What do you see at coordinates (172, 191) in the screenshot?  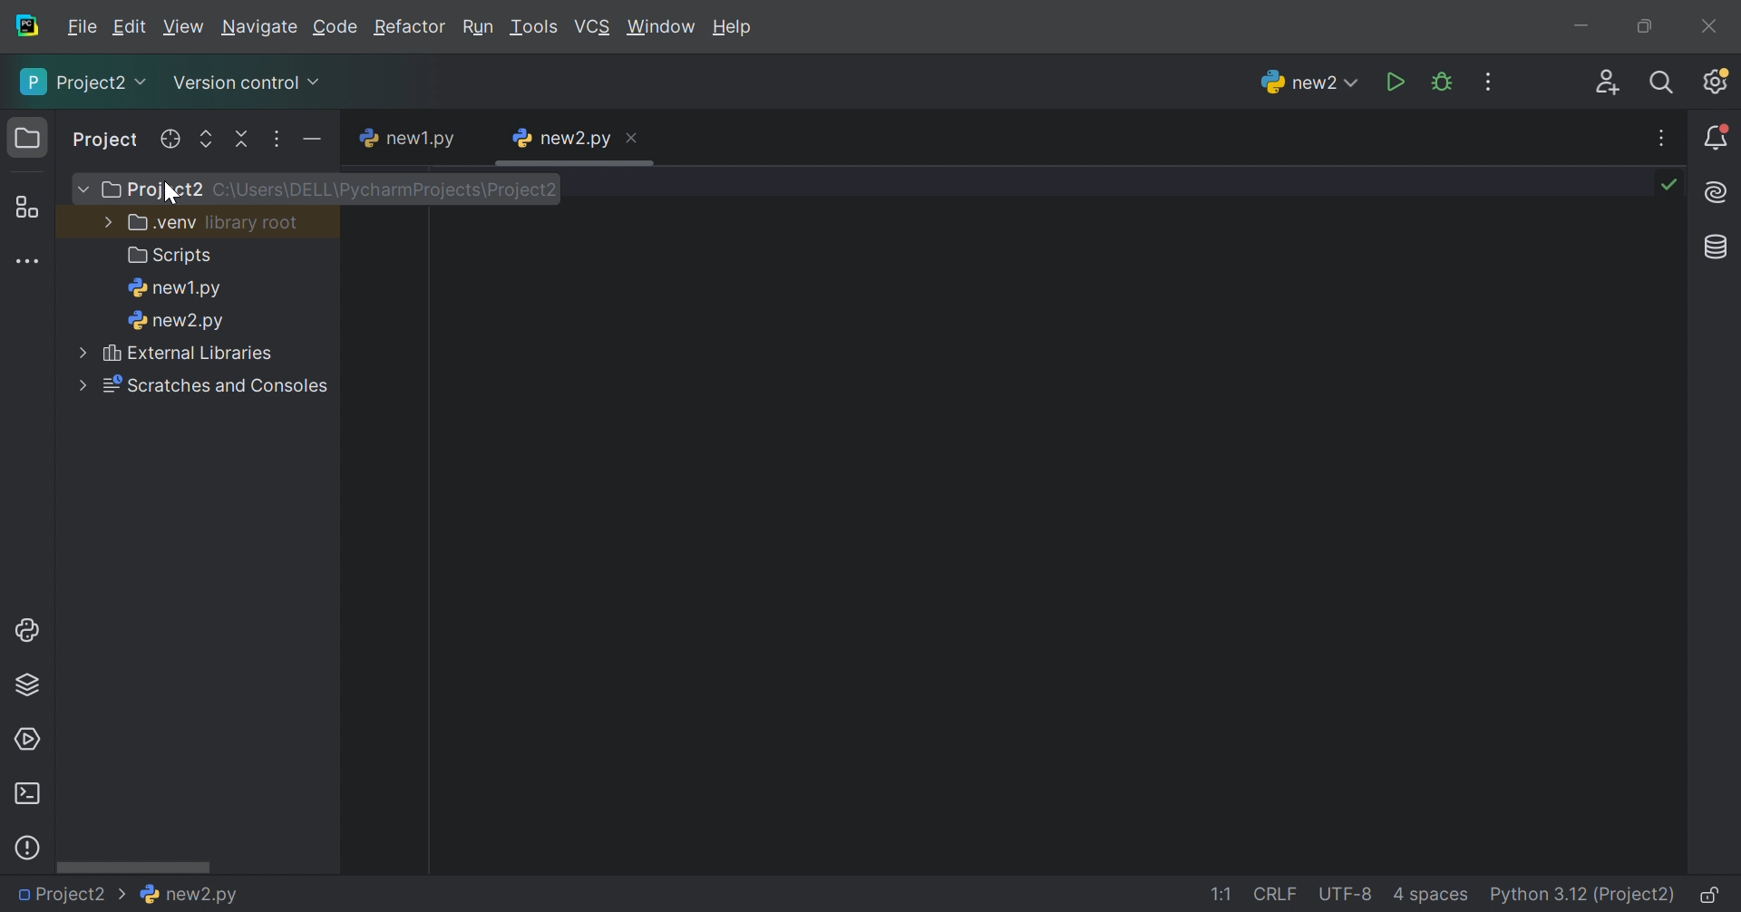 I see `cursor` at bounding box center [172, 191].